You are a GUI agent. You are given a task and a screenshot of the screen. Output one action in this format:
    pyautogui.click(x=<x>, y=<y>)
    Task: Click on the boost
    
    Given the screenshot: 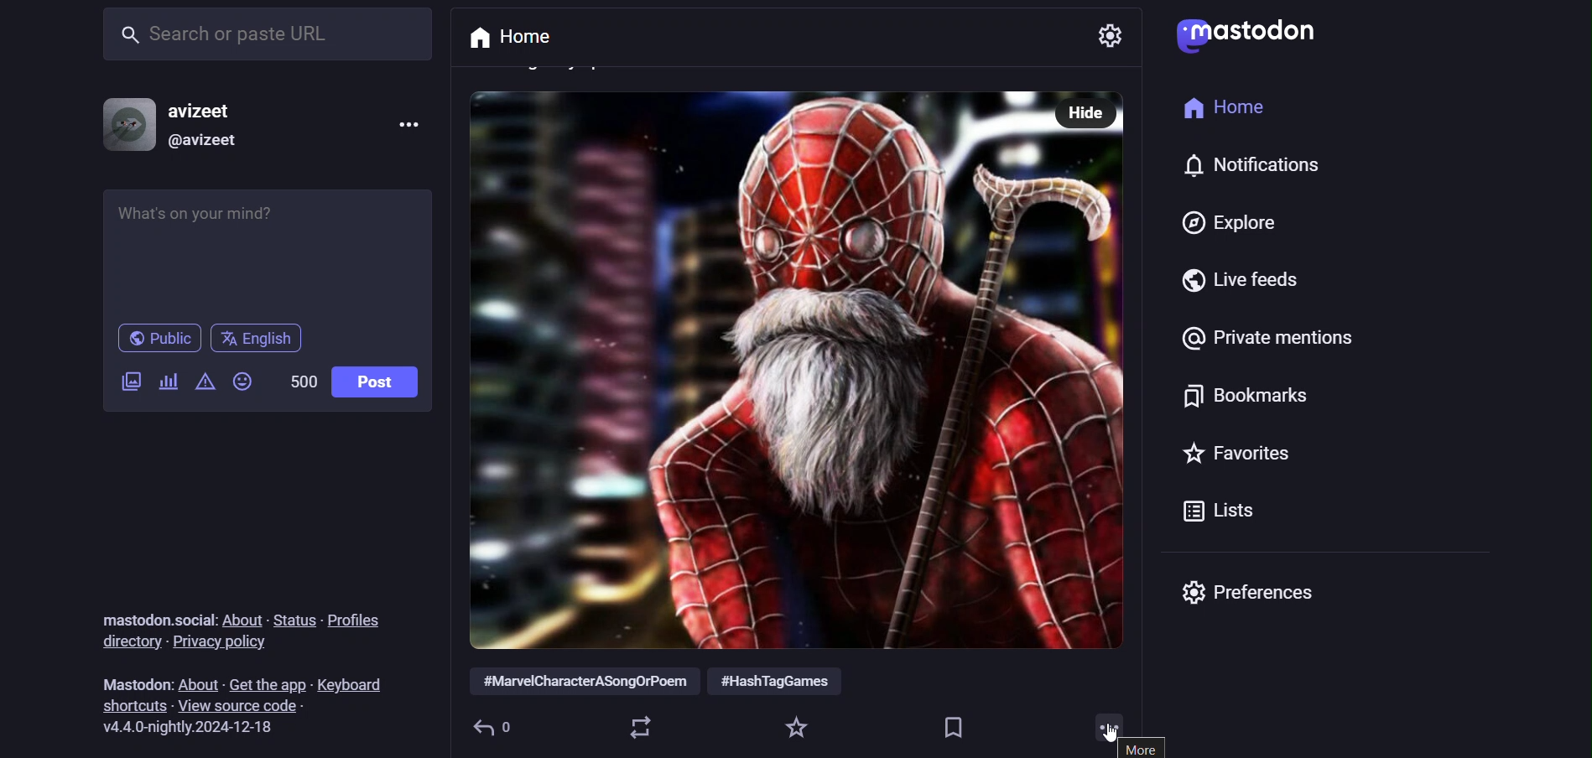 What is the action you would take?
    pyautogui.click(x=640, y=727)
    